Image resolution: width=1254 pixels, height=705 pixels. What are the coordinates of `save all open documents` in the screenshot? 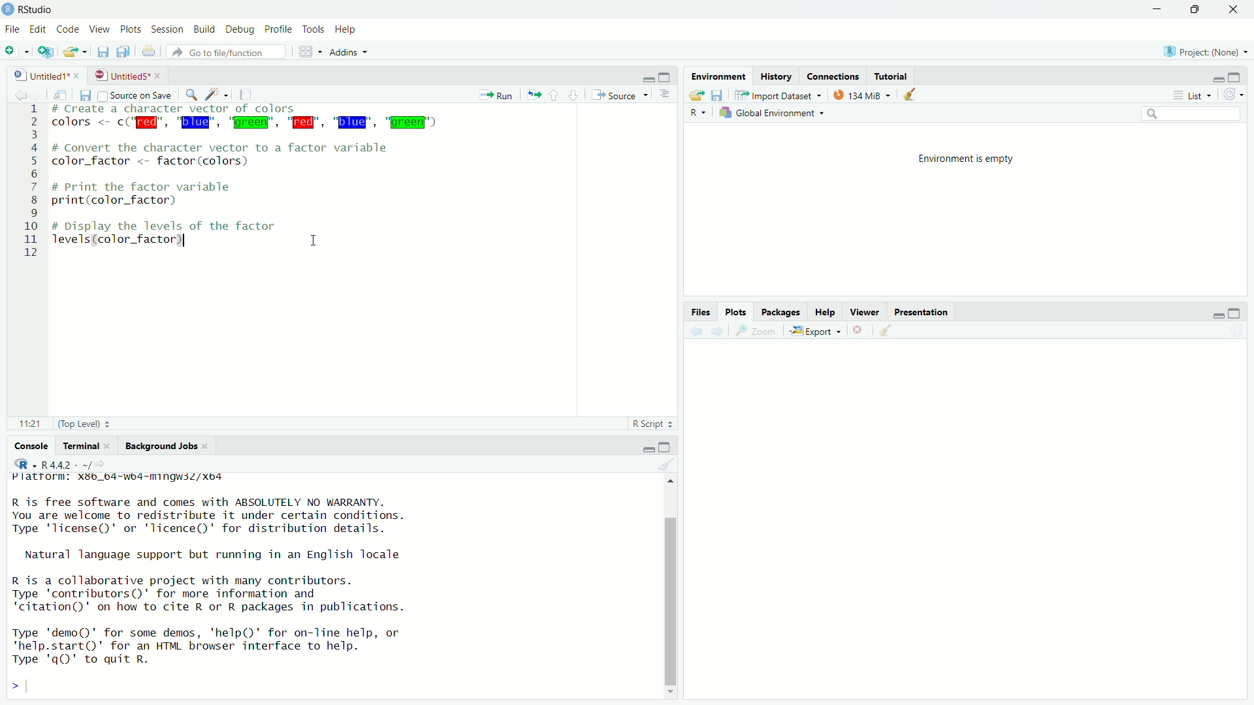 It's located at (124, 53).